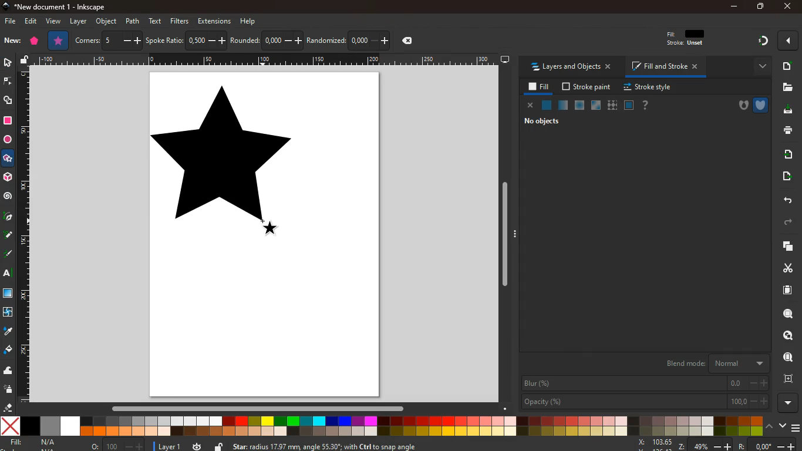  What do you see at coordinates (60, 7) in the screenshot?
I see `*New document 1 - inkscape` at bounding box center [60, 7].